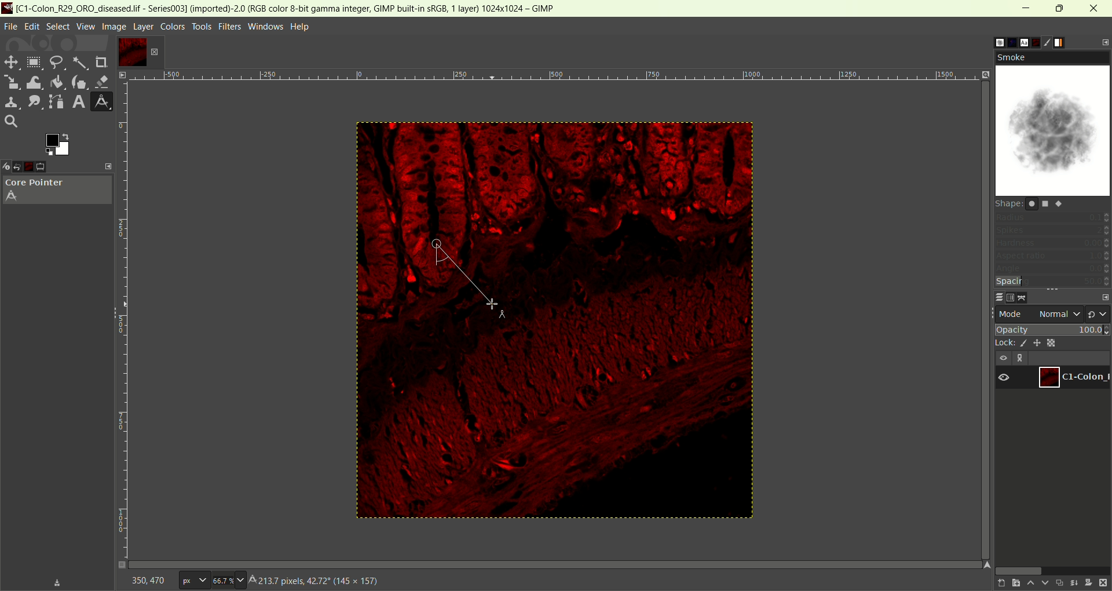 The height and width of the screenshot is (591, 1112). What do you see at coordinates (56, 63) in the screenshot?
I see `free select tool` at bounding box center [56, 63].